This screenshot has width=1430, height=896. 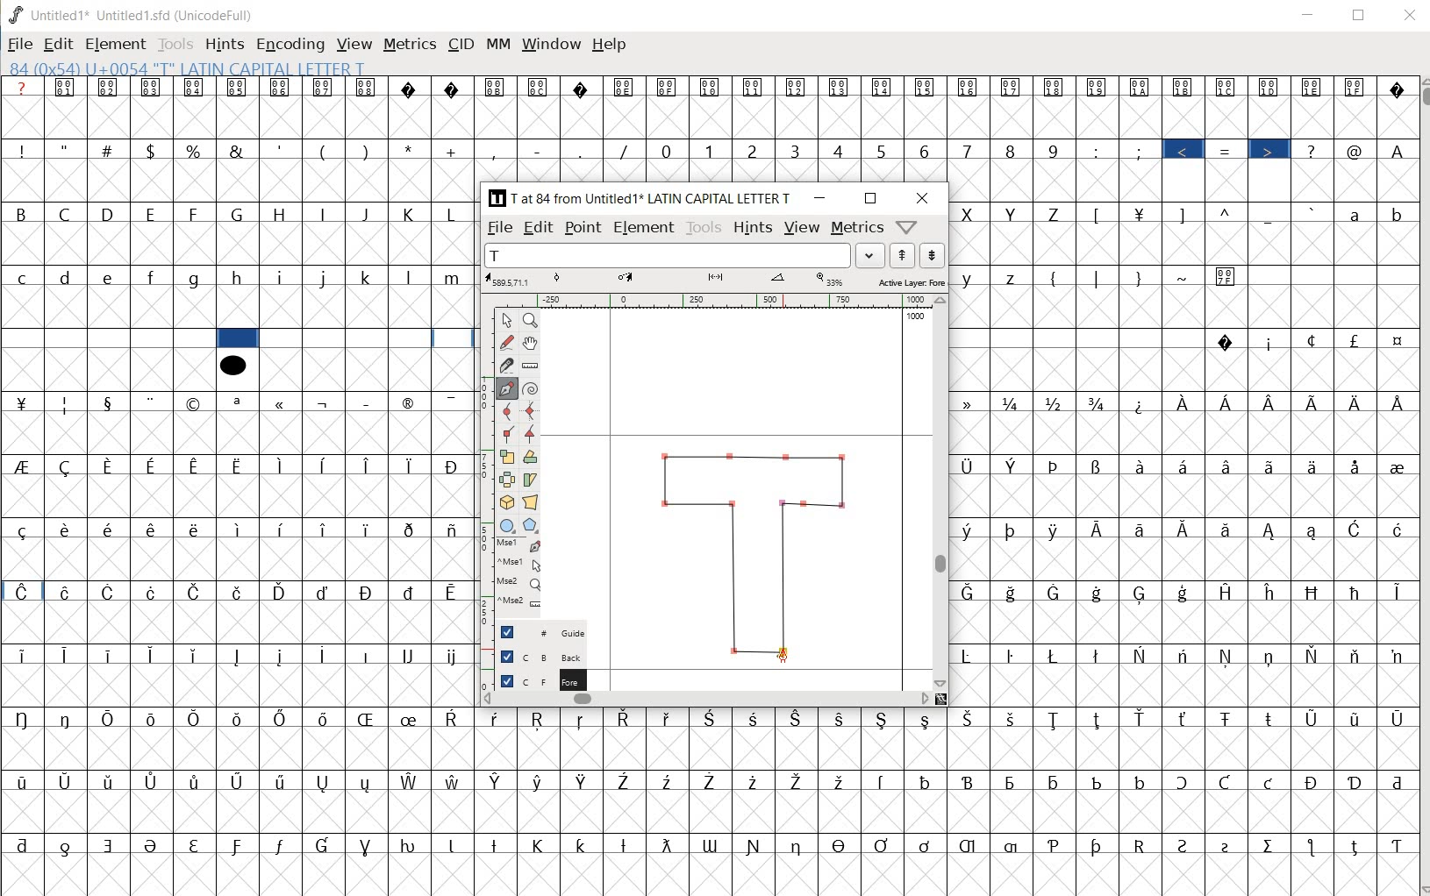 What do you see at coordinates (1421, 485) in the screenshot?
I see `scrollbar` at bounding box center [1421, 485].